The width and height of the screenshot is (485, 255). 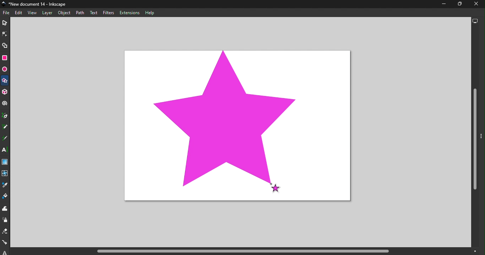 I want to click on Help, so click(x=152, y=12).